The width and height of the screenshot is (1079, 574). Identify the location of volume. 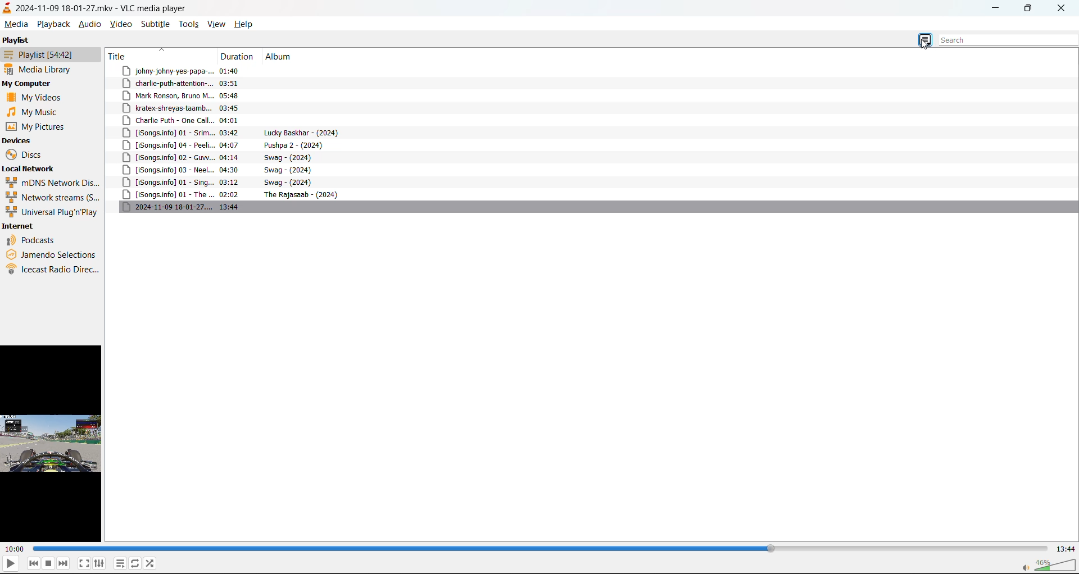
(1051, 565).